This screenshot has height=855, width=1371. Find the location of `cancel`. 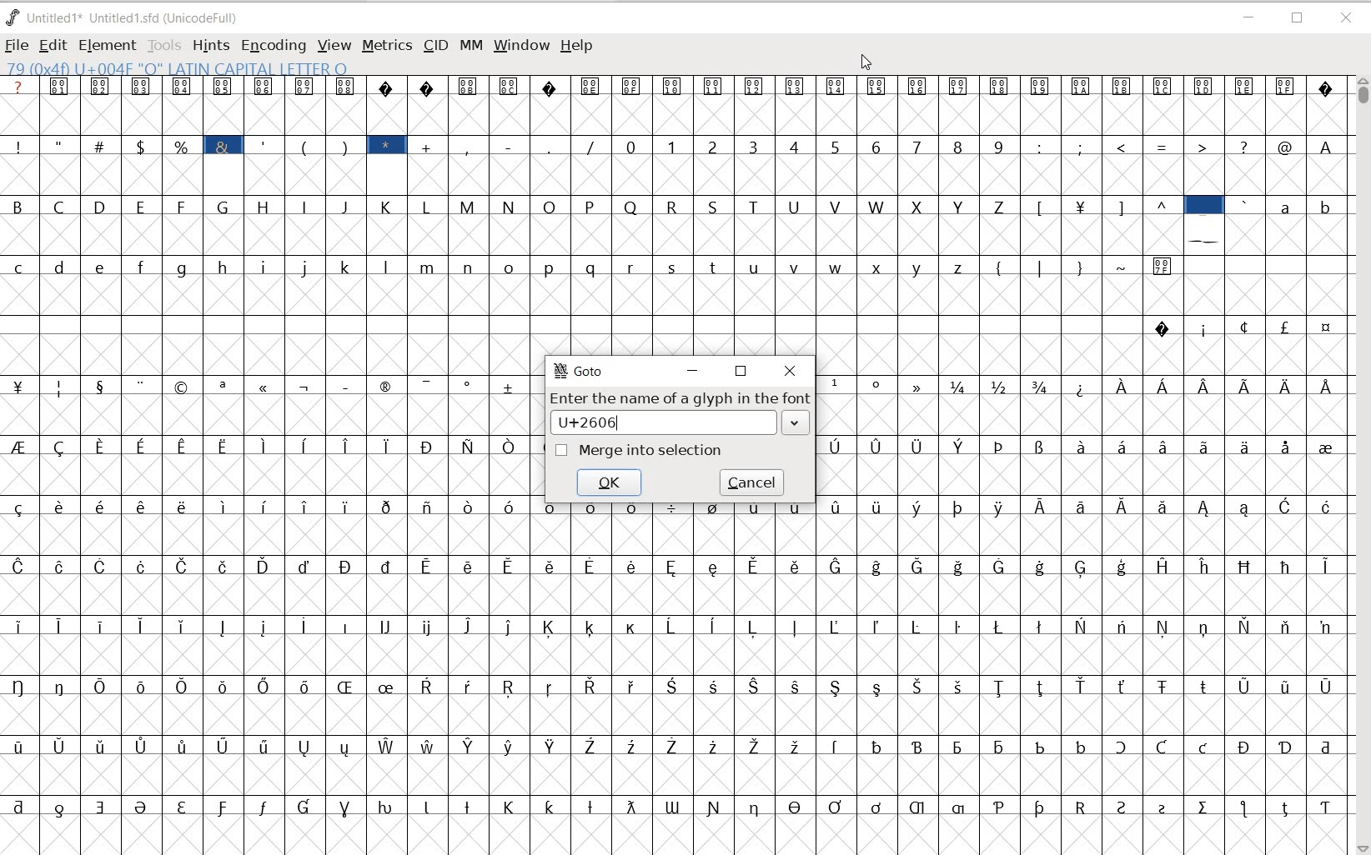

cancel is located at coordinates (753, 482).